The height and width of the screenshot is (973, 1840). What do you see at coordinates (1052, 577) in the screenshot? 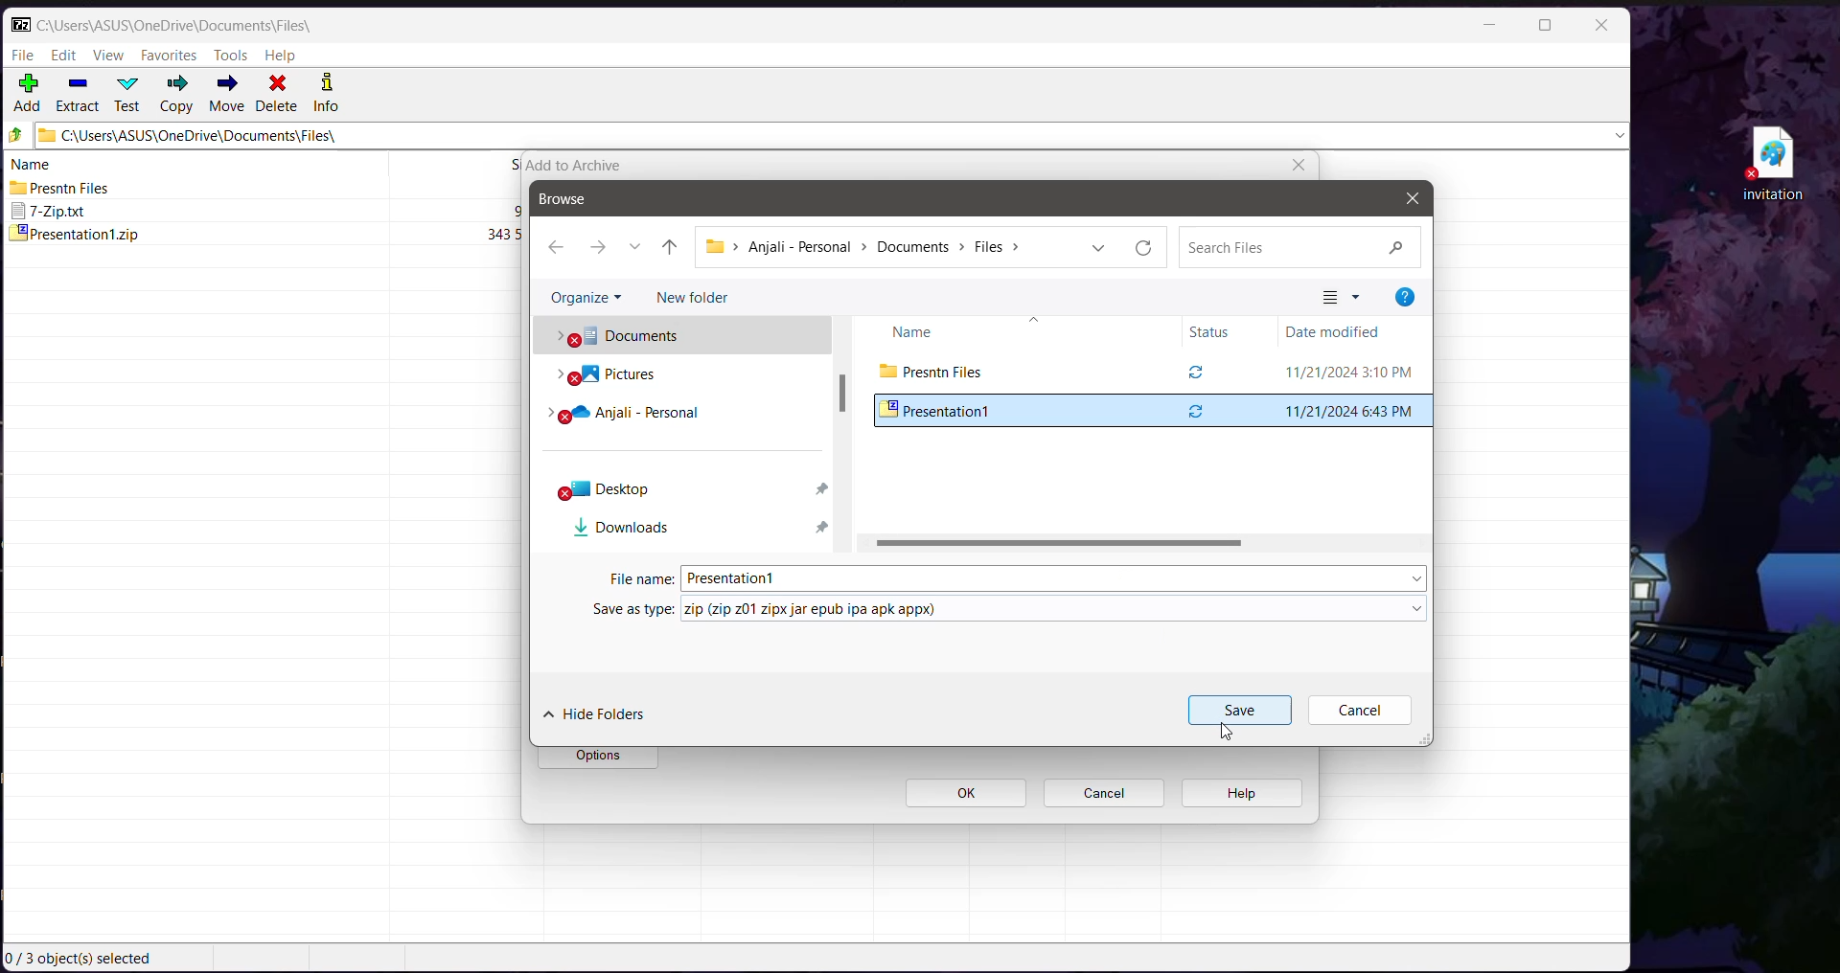
I see `Set the File Name` at bounding box center [1052, 577].